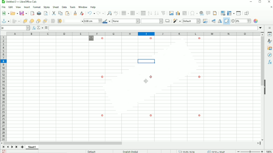 The width and height of the screenshot is (273, 153). Describe the element at coordinates (269, 41) in the screenshot. I see `Styles` at that location.